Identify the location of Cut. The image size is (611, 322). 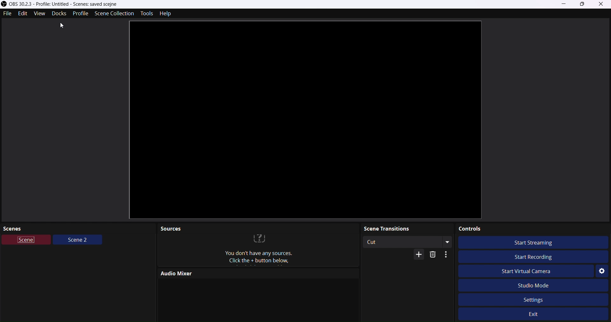
(400, 242).